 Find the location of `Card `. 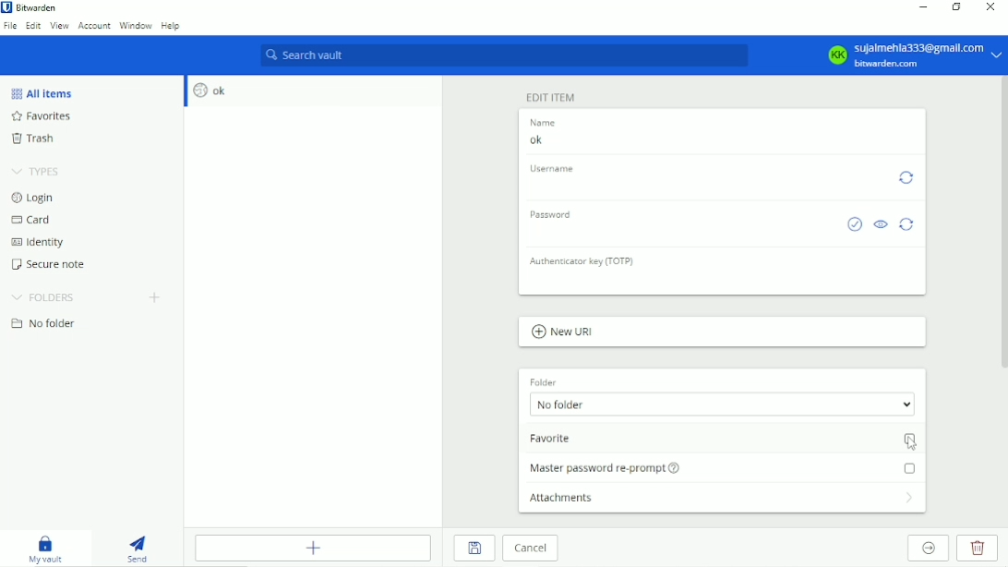

Card  is located at coordinates (33, 220).